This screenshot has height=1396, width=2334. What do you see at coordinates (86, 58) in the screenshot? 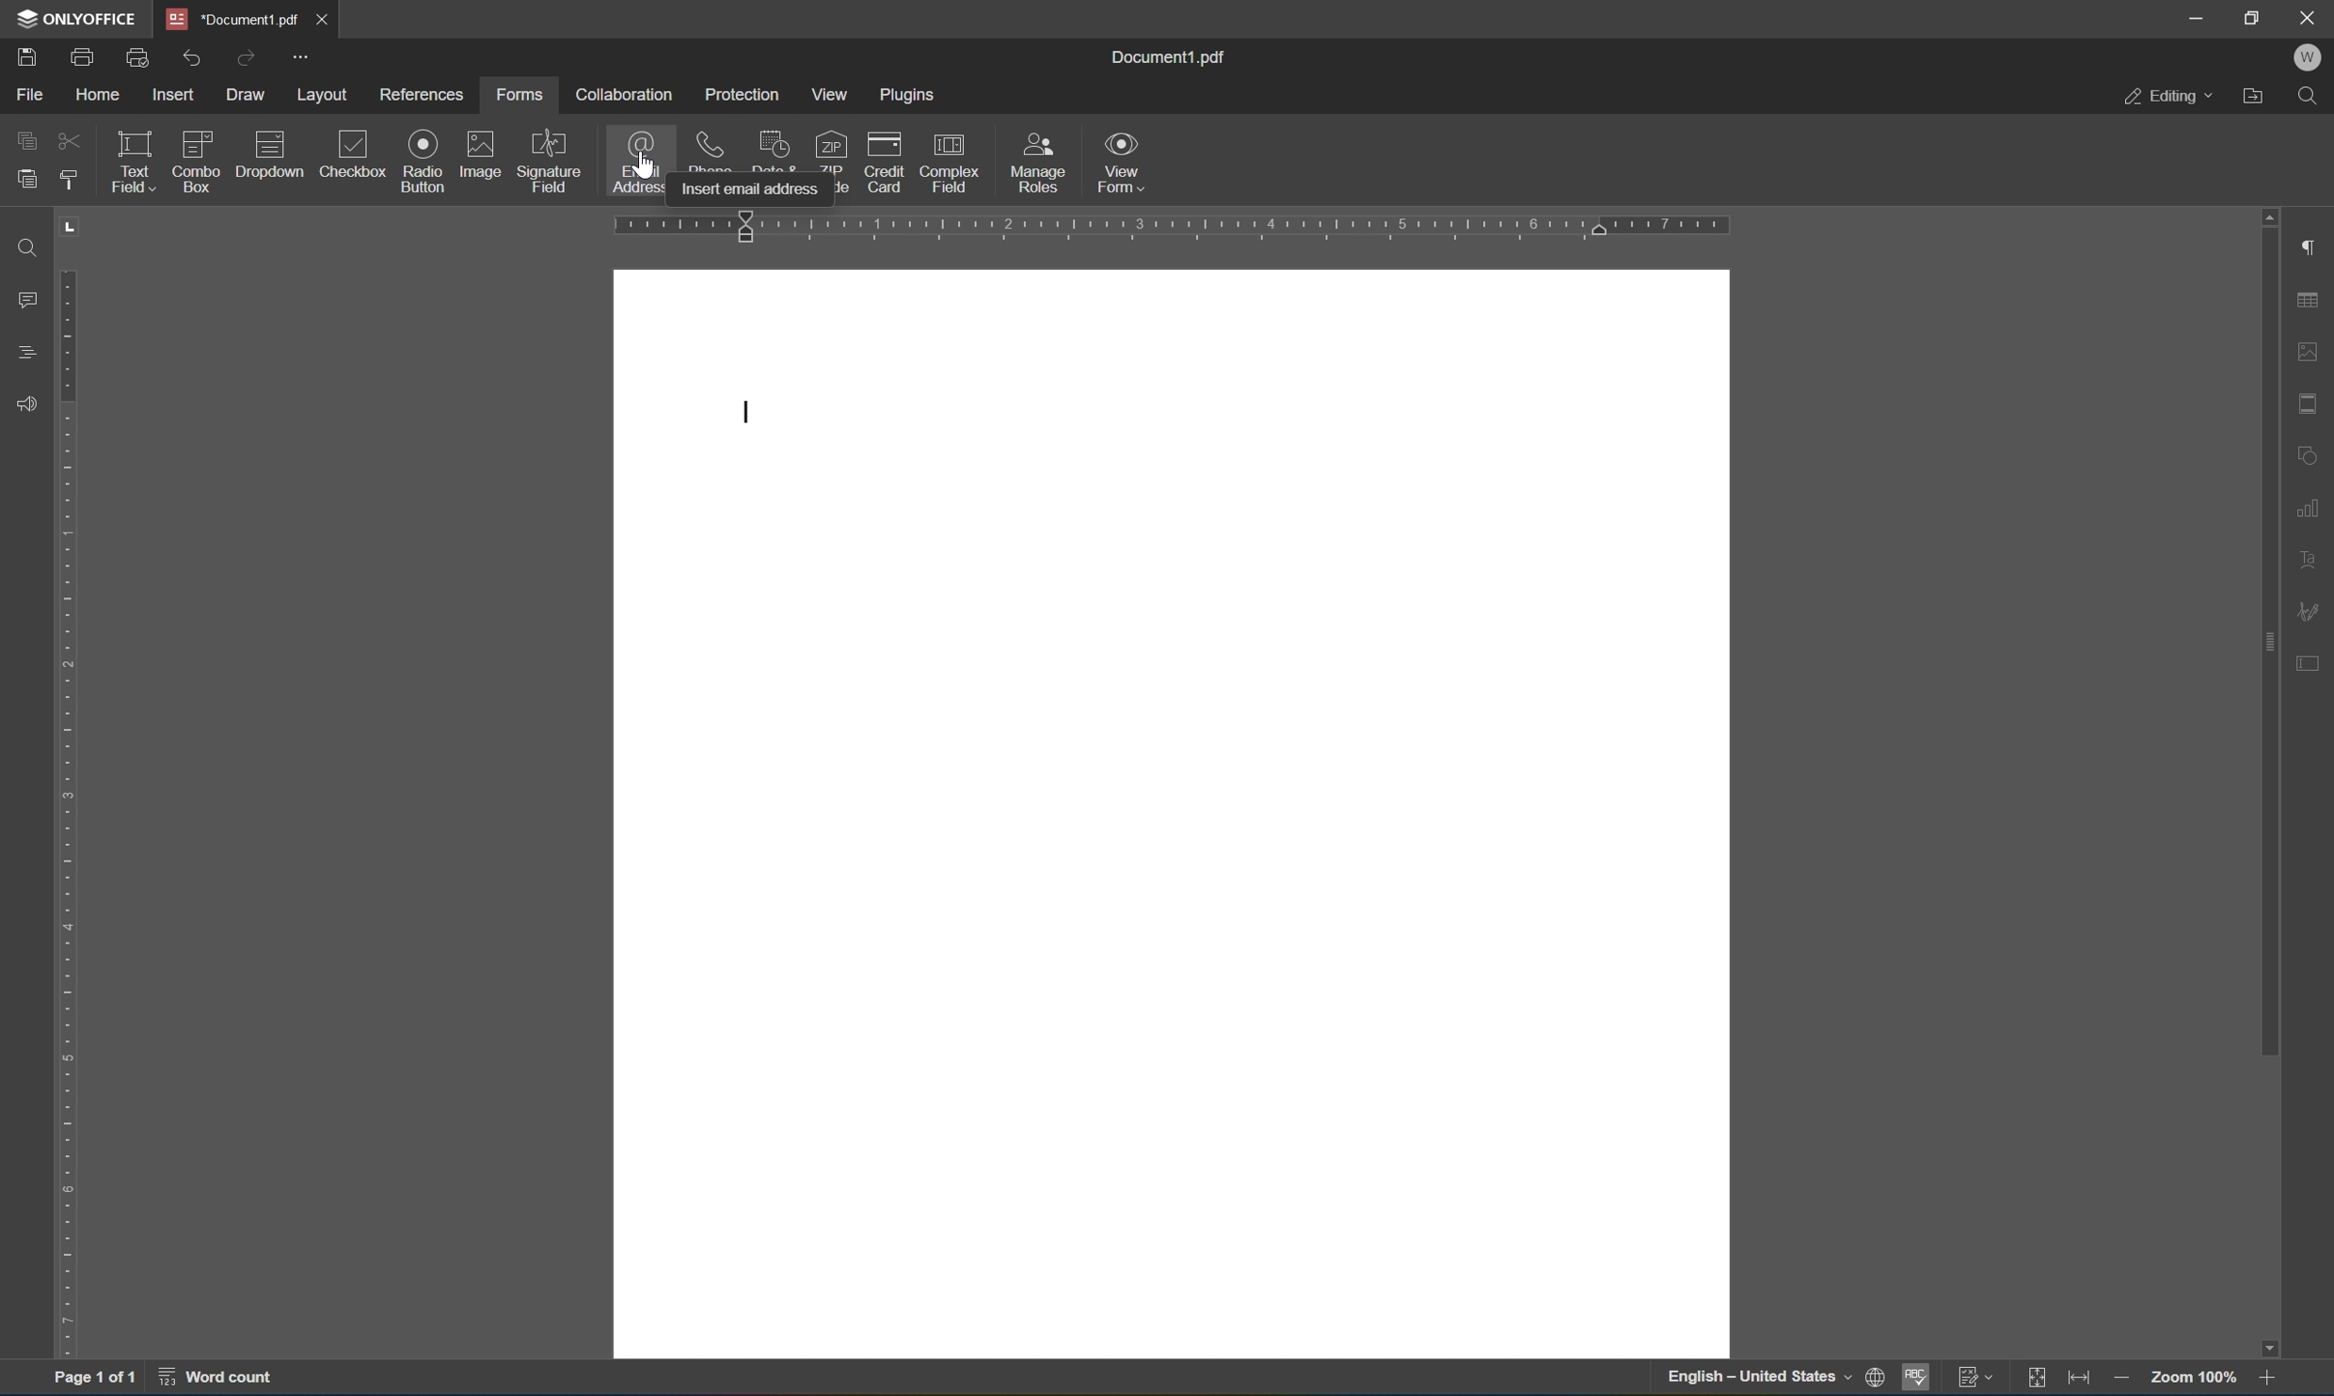
I see `print` at bounding box center [86, 58].